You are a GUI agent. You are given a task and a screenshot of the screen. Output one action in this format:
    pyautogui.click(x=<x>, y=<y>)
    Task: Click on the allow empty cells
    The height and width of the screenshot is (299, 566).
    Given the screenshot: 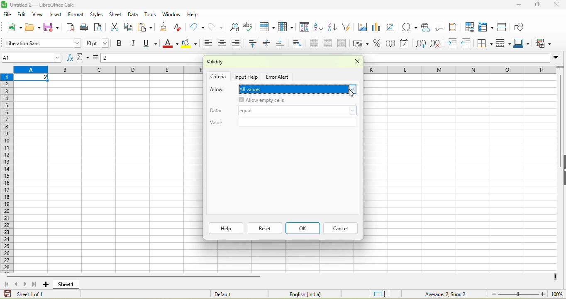 What is the action you would take?
    pyautogui.click(x=286, y=100)
    